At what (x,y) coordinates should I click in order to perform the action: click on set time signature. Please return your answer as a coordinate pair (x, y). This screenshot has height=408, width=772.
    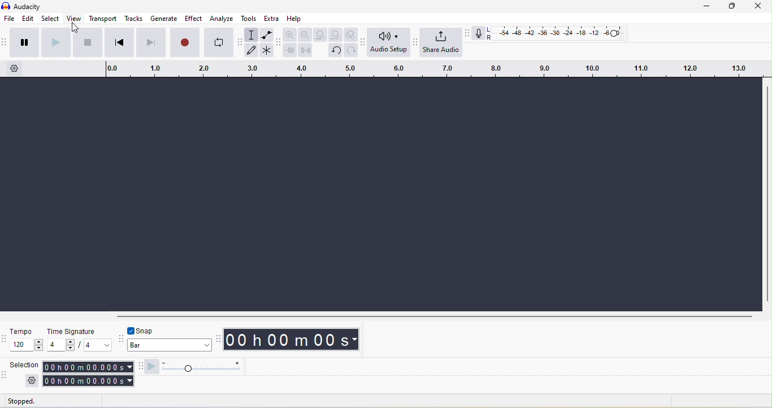
    Looking at the image, I should click on (61, 345).